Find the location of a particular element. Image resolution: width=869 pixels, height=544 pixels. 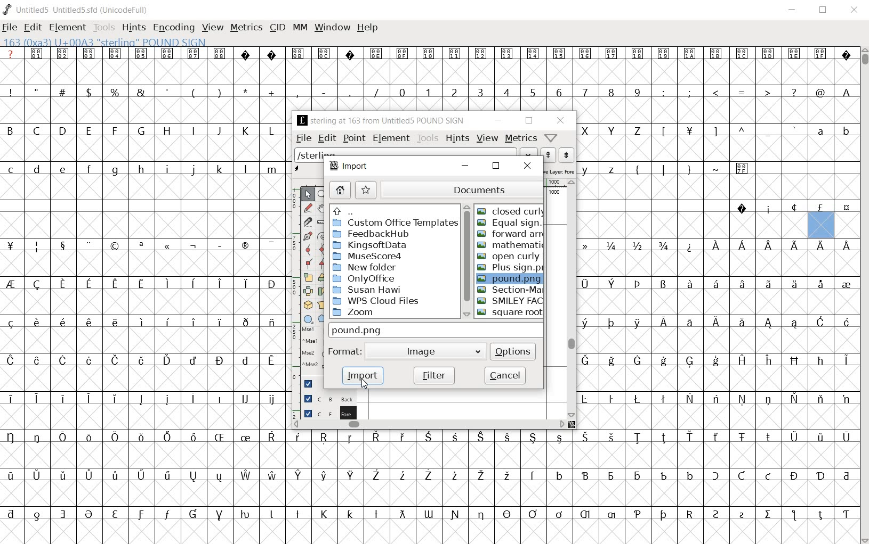

point is located at coordinates (308, 195).